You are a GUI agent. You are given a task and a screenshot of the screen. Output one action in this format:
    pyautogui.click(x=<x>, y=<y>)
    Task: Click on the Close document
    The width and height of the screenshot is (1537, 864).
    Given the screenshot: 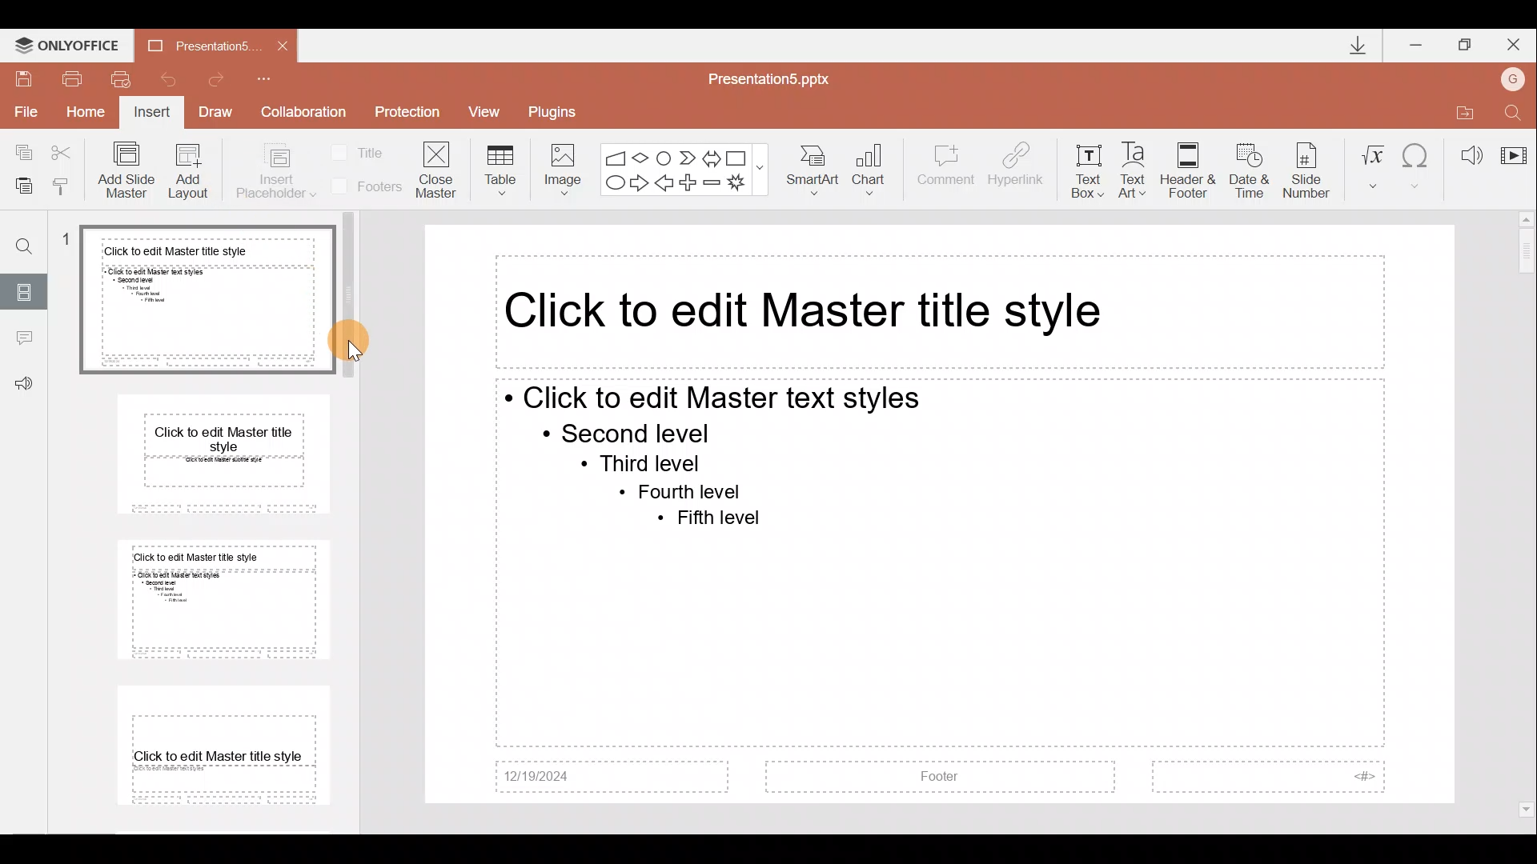 What is the action you would take?
    pyautogui.click(x=278, y=45)
    